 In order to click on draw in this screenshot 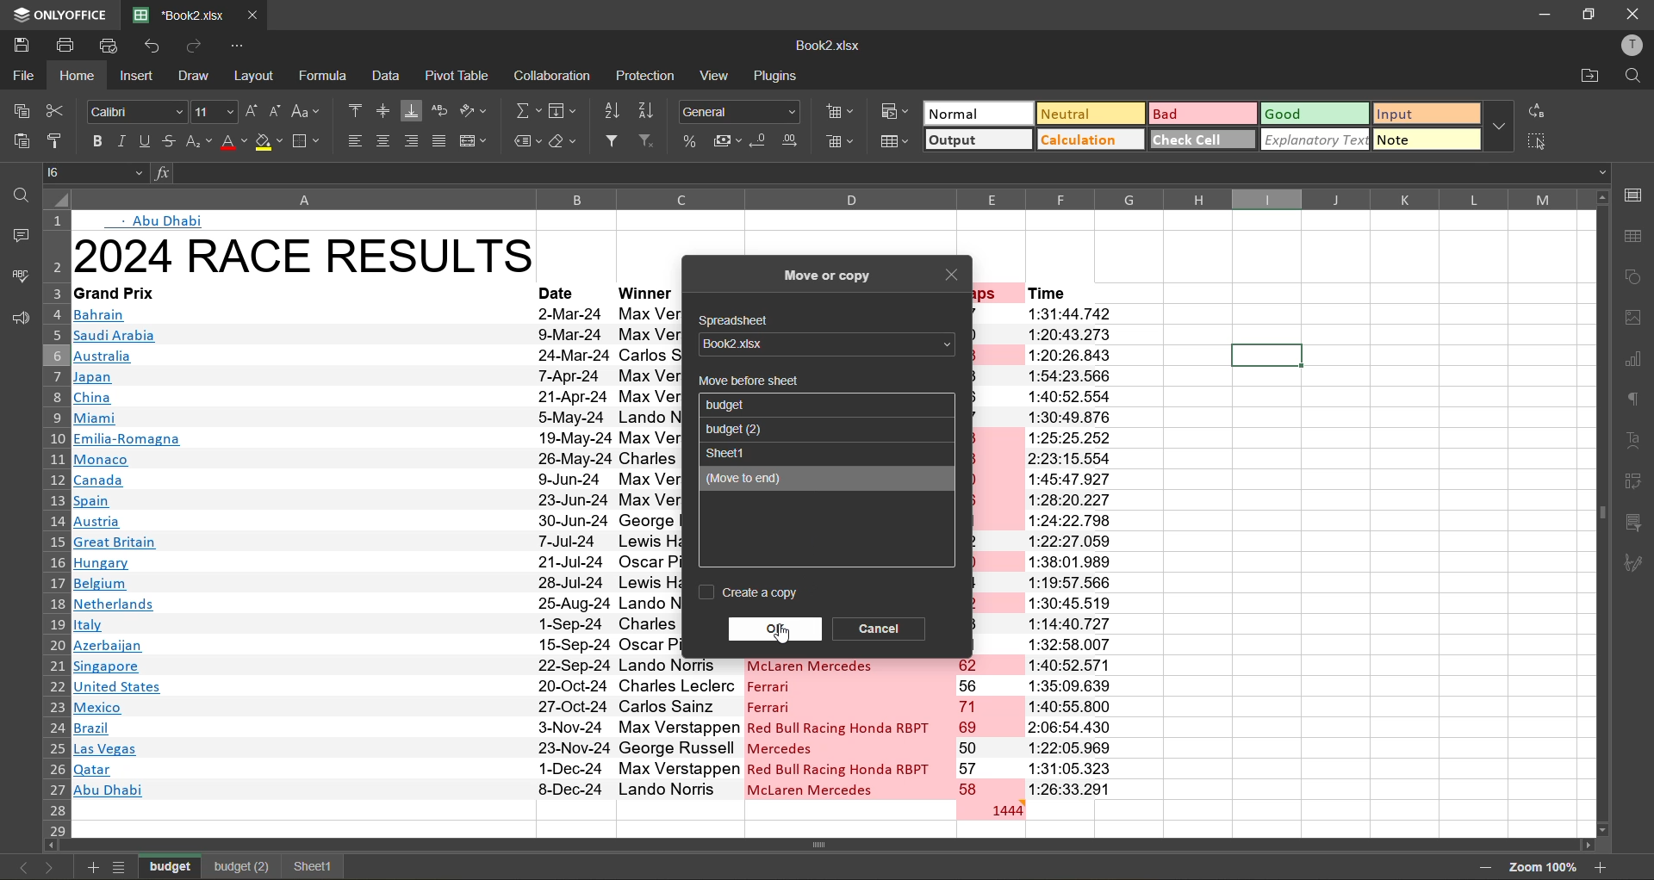, I will do `click(196, 77)`.